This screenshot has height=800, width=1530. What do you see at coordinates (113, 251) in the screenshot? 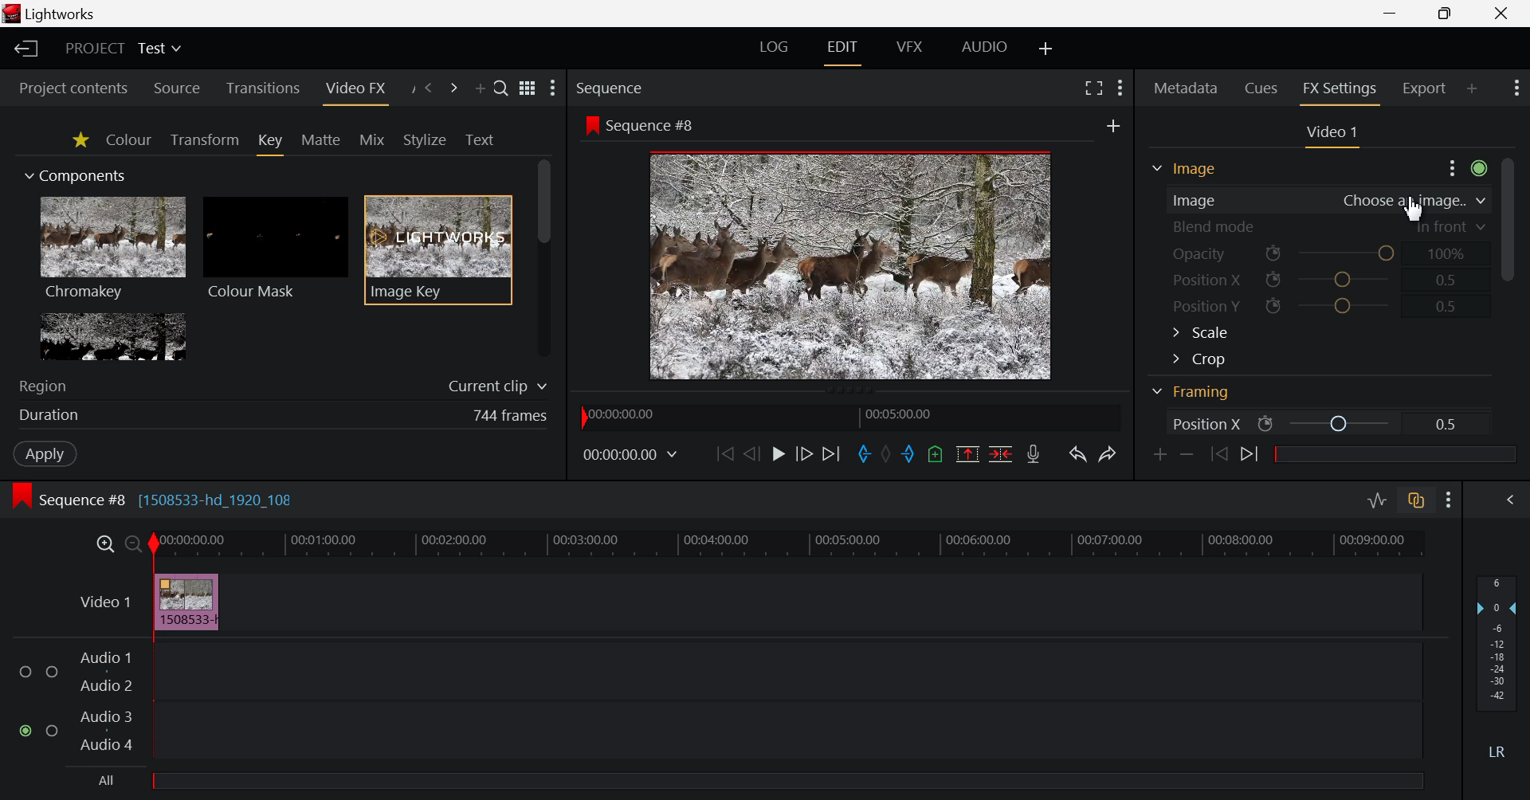
I see `Chromakey` at bounding box center [113, 251].